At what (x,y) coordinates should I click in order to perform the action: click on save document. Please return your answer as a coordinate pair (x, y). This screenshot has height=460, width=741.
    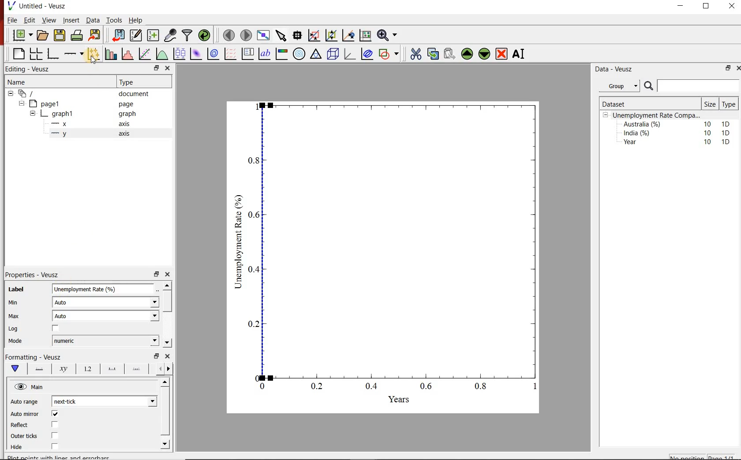
    Looking at the image, I should click on (60, 35).